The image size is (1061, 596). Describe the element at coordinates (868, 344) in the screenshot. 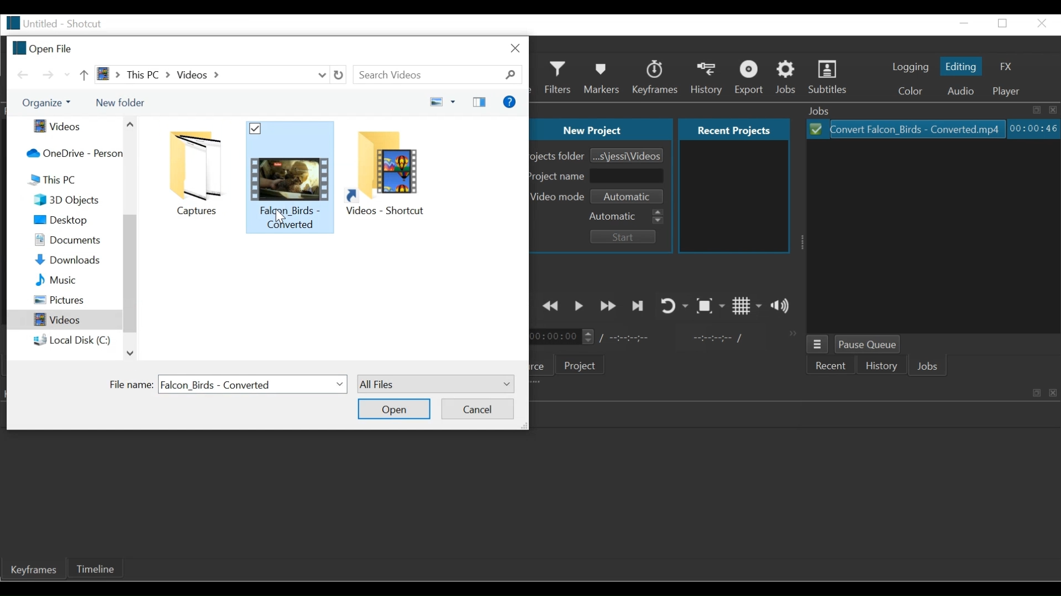

I see `Pause Queue` at that location.